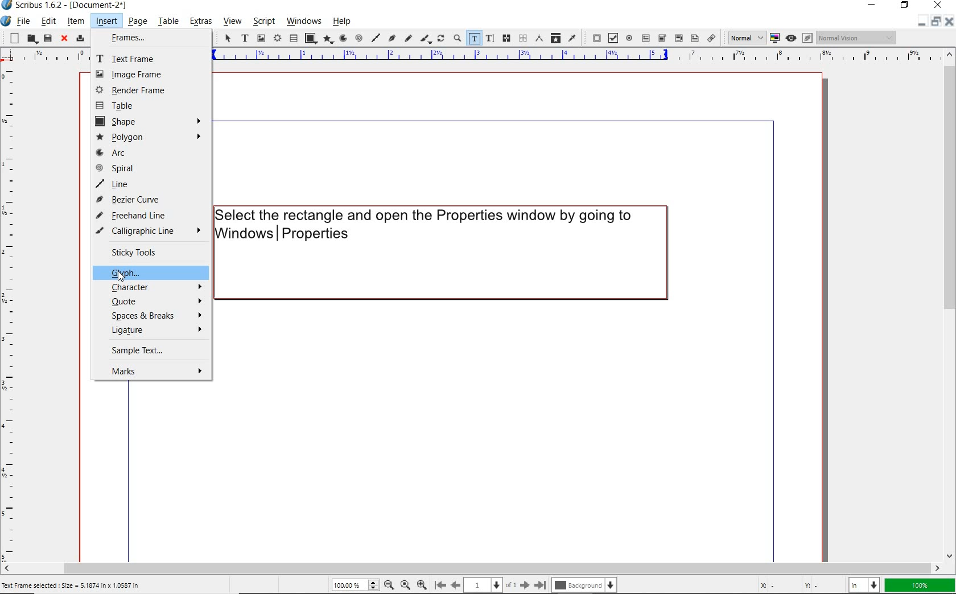  I want to click on line, so click(149, 183).